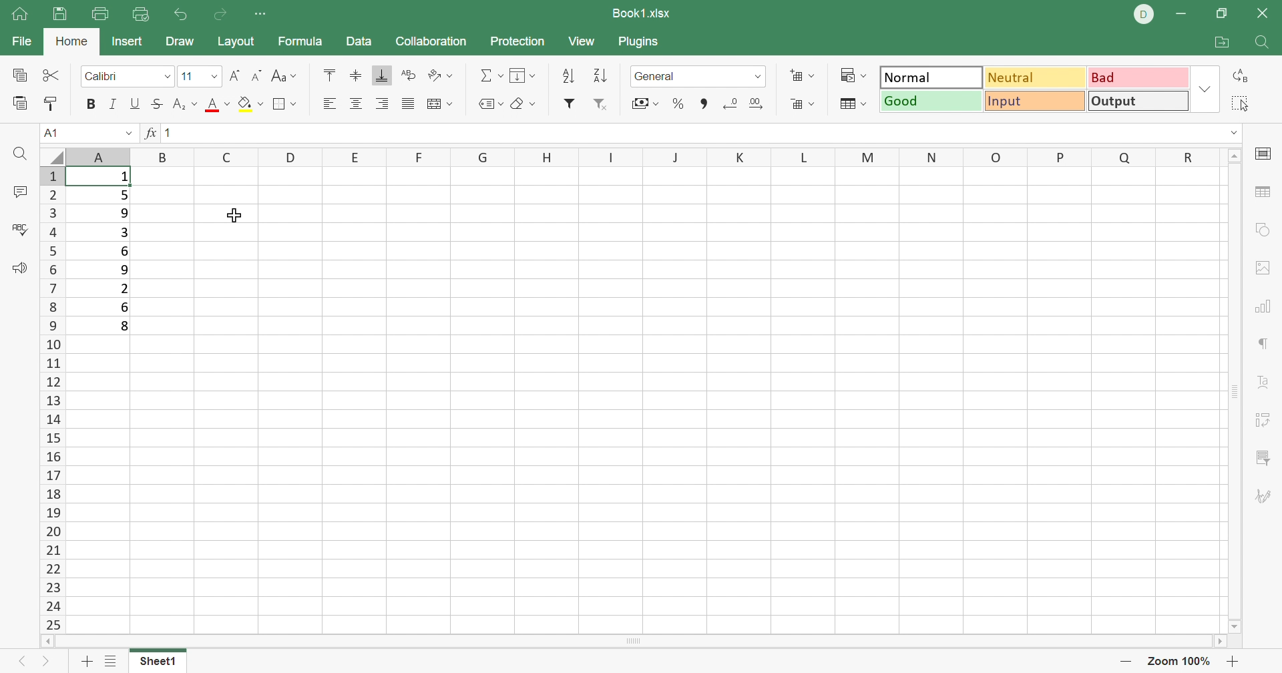  Describe the element at coordinates (185, 104) in the screenshot. I see `Superscript / subscript` at that location.